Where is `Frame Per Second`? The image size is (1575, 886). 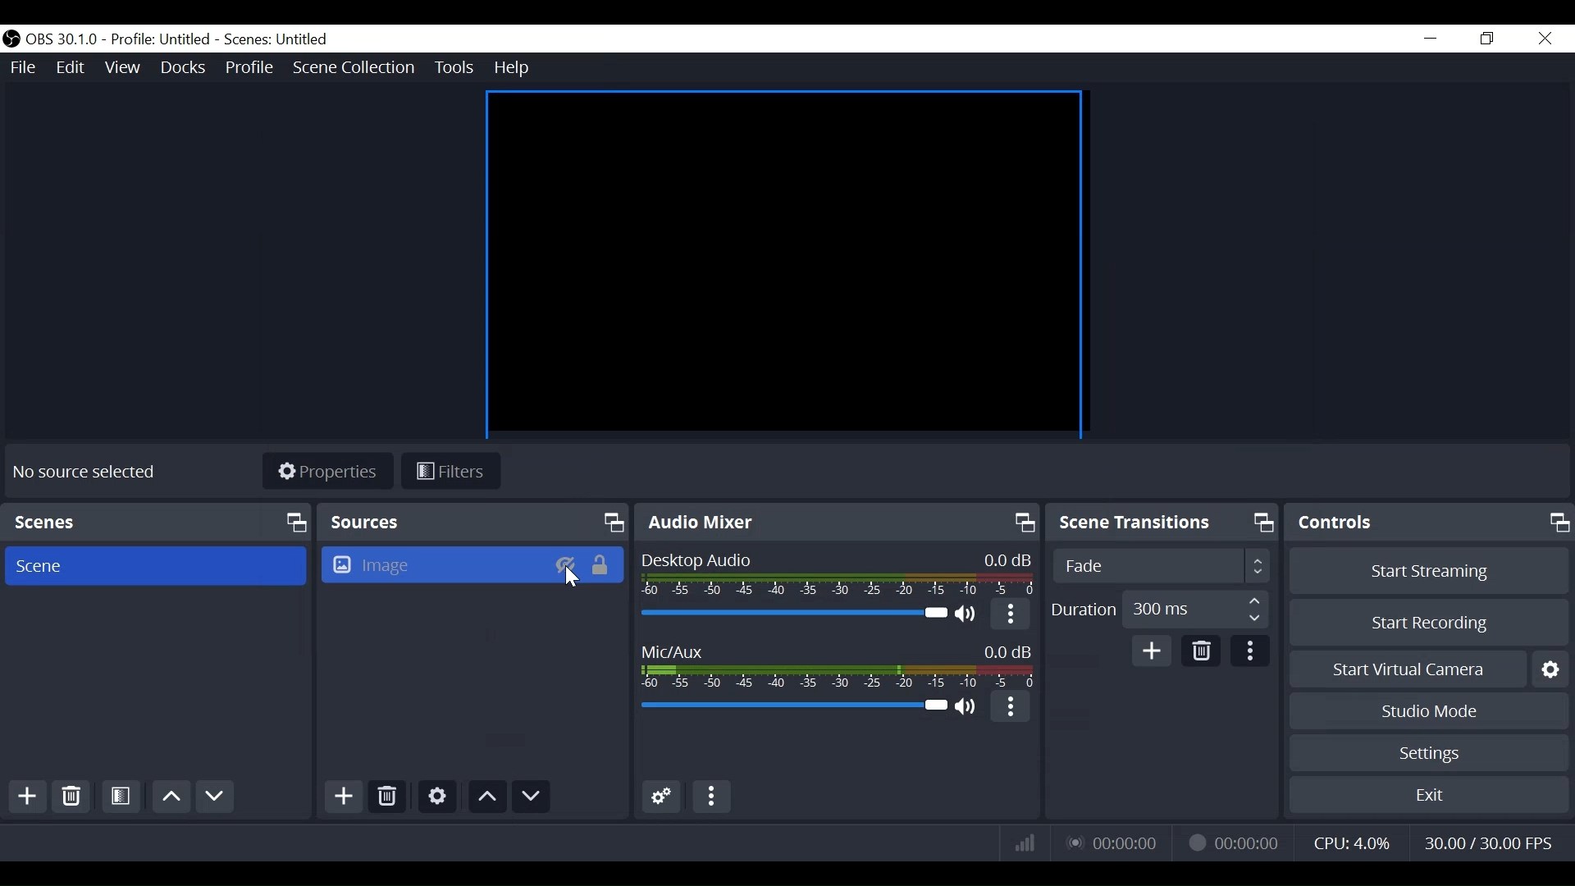 Frame Per Second is located at coordinates (1482, 844).